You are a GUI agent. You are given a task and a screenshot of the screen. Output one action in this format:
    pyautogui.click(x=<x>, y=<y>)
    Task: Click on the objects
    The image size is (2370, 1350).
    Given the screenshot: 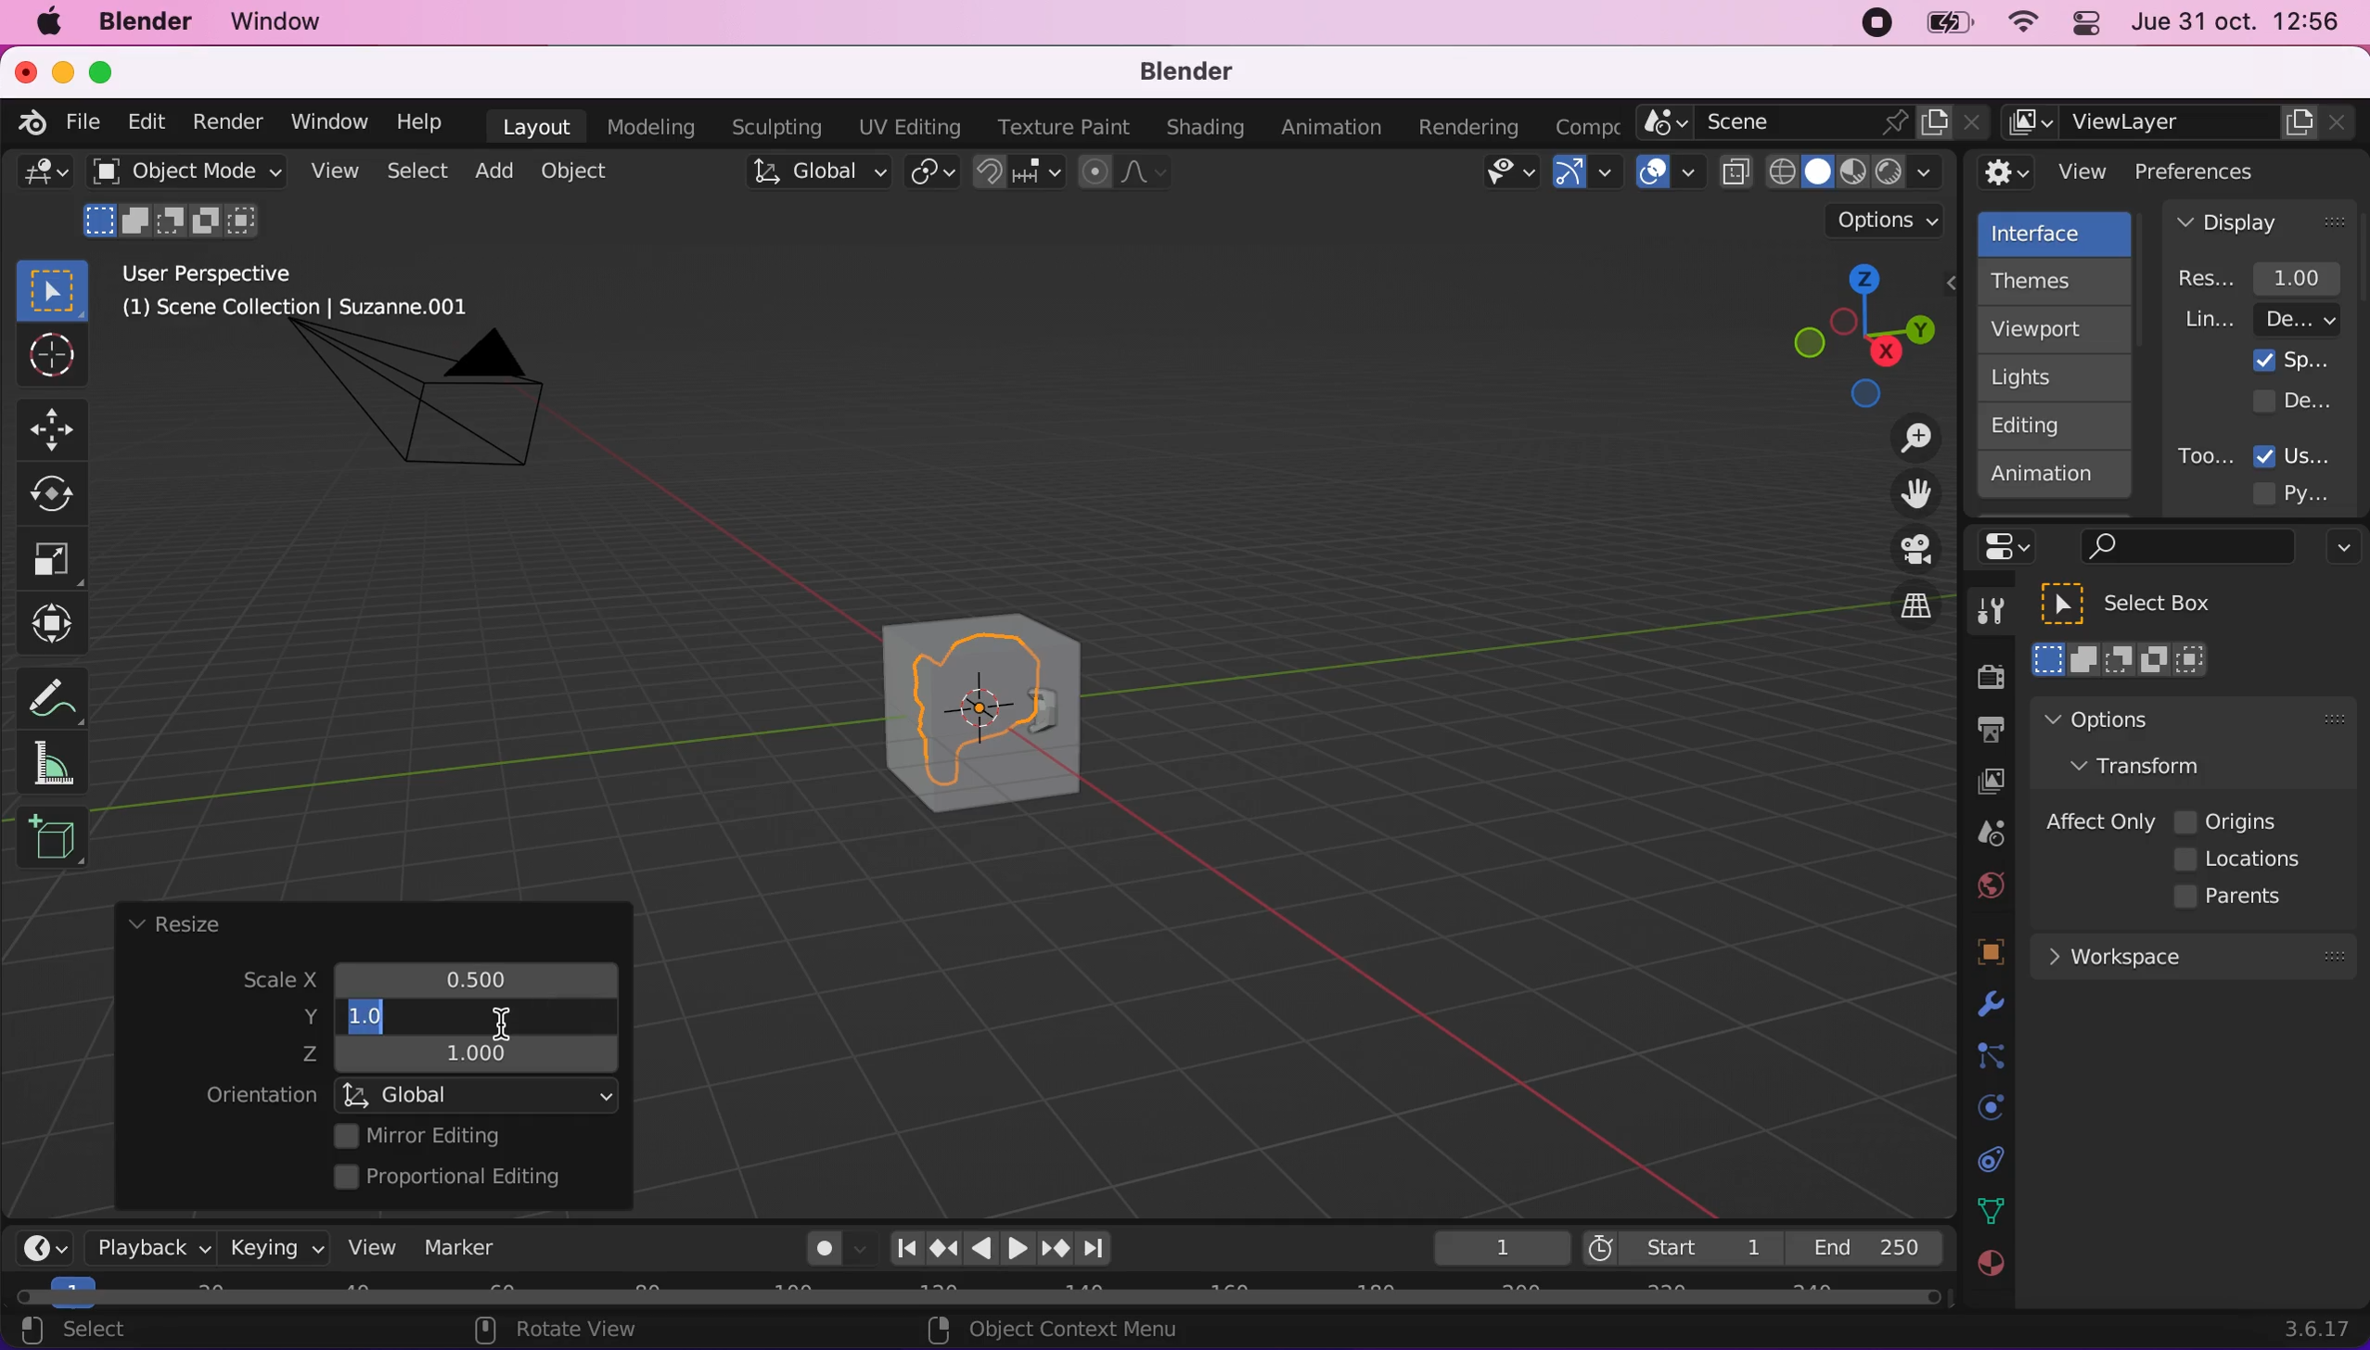 What is the action you would take?
    pyautogui.click(x=1967, y=954)
    